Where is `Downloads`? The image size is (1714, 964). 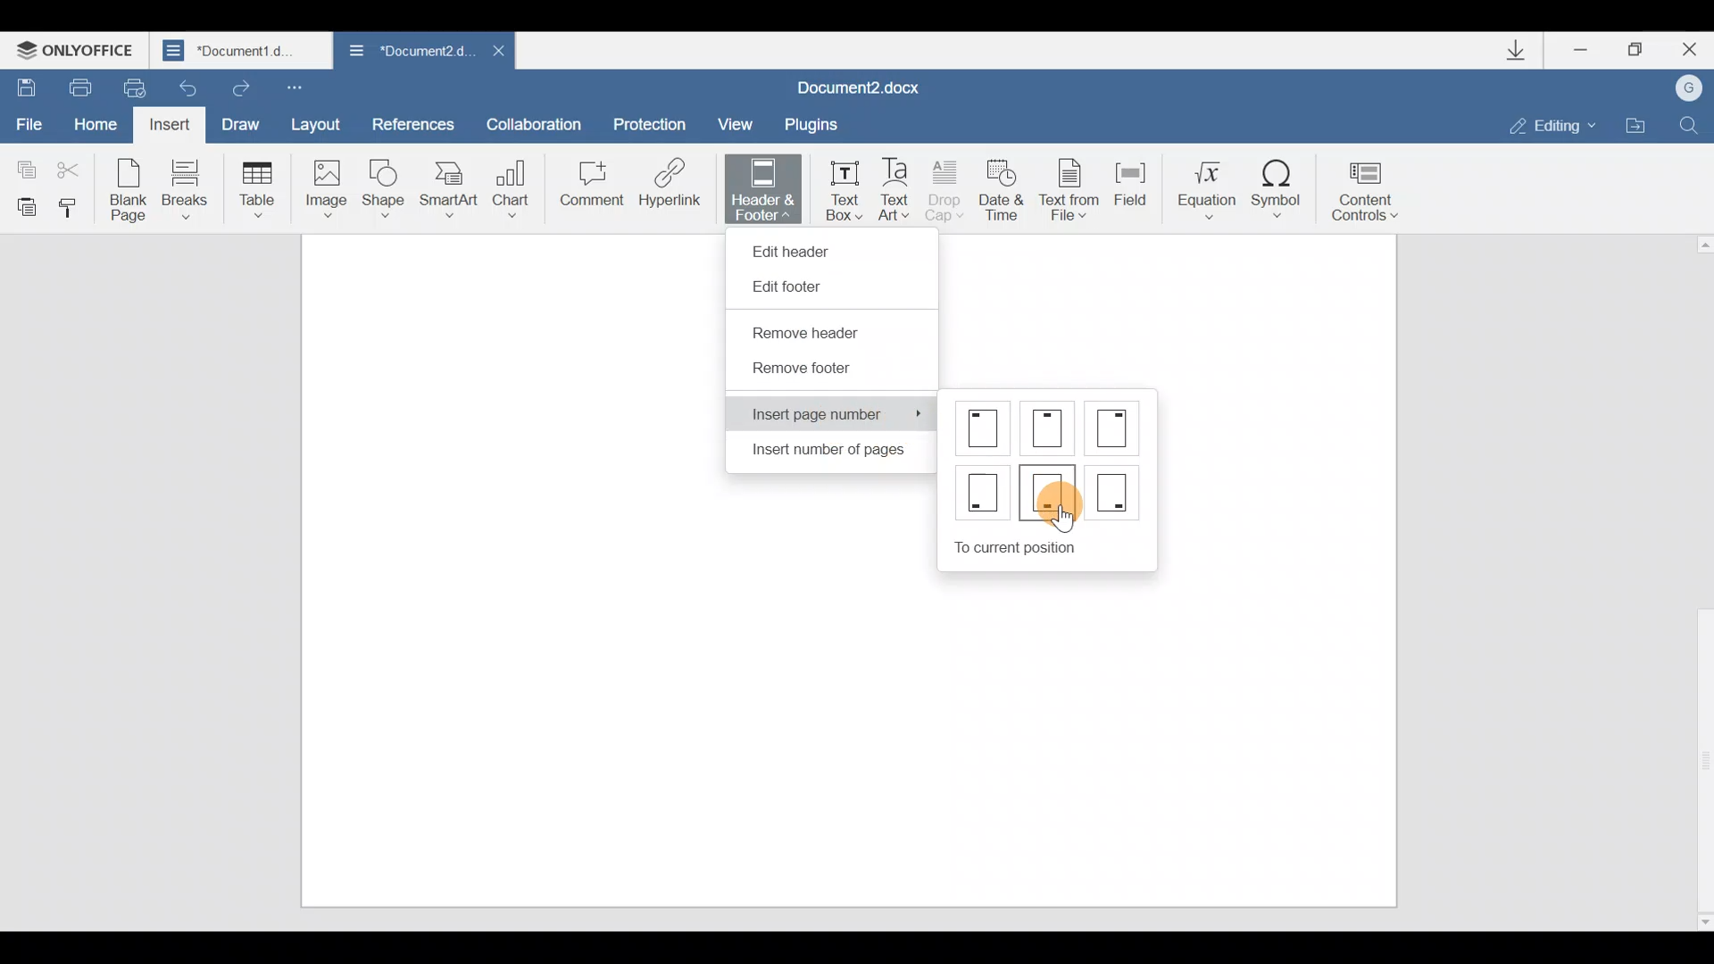
Downloads is located at coordinates (1516, 50).